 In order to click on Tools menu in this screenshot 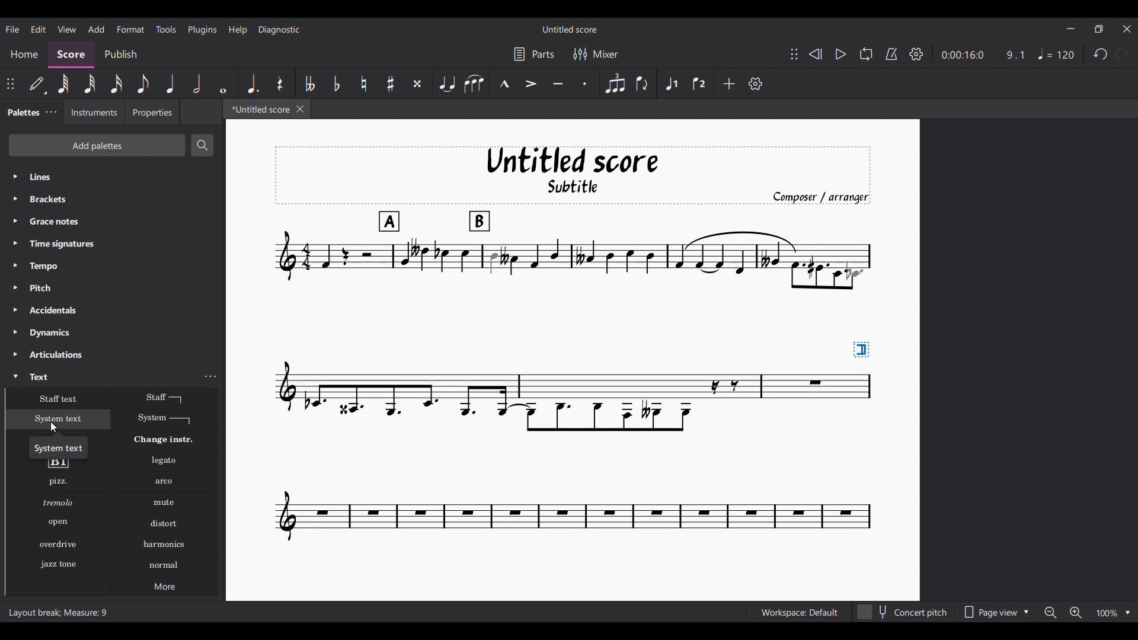, I will do `click(166, 29)`.